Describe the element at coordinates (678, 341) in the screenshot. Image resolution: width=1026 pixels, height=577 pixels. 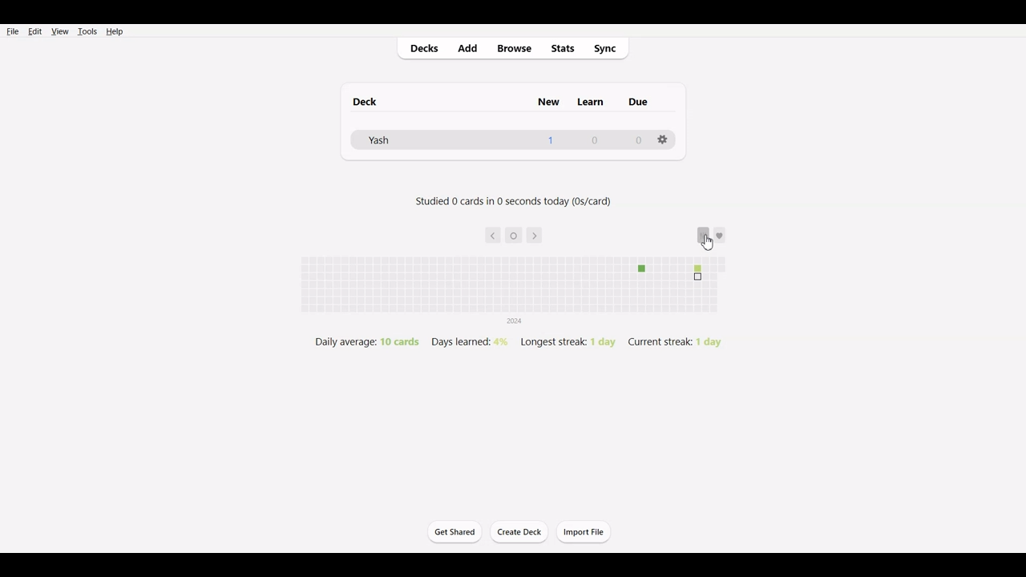
I see `Current streak: 1 day` at that location.